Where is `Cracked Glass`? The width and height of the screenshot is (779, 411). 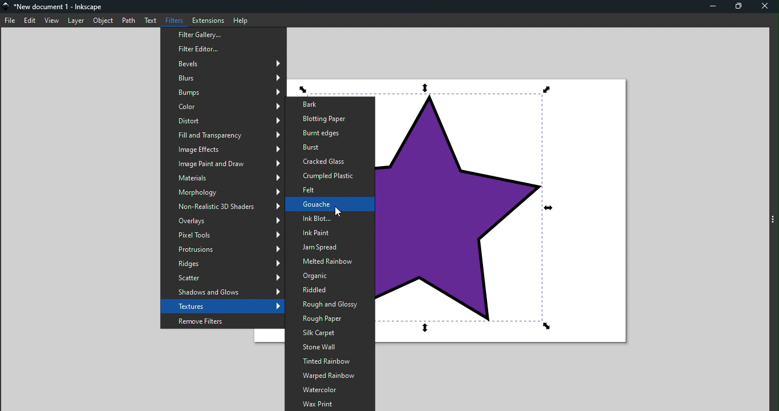
Cracked Glass is located at coordinates (330, 161).